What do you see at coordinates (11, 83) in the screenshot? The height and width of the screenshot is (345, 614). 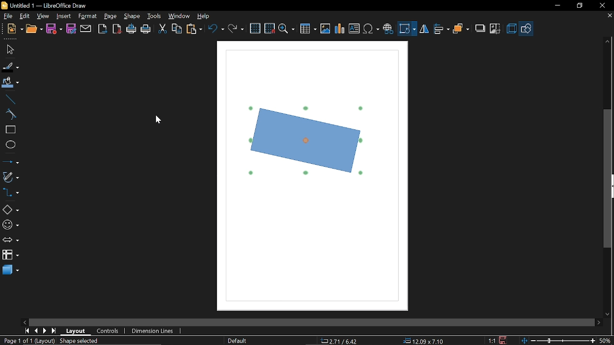 I see `Fill color` at bounding box center [11, 83].